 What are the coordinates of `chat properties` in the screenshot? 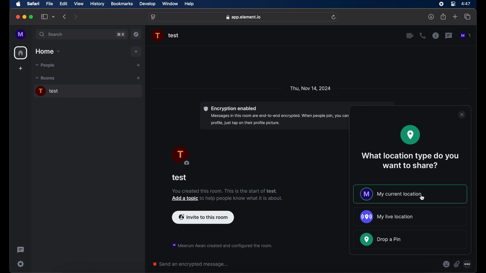 It's located at (436, 36).